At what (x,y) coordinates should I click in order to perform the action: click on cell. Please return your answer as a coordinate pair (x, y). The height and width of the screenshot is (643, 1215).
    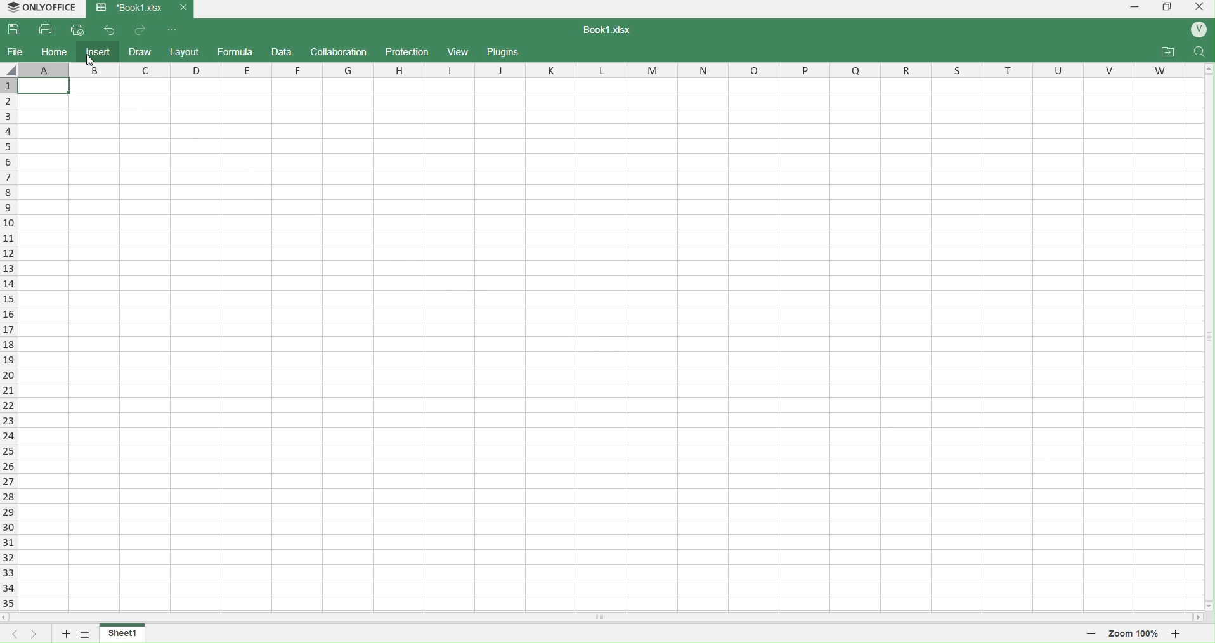
    Looking at the image, I should click on (606, 343).